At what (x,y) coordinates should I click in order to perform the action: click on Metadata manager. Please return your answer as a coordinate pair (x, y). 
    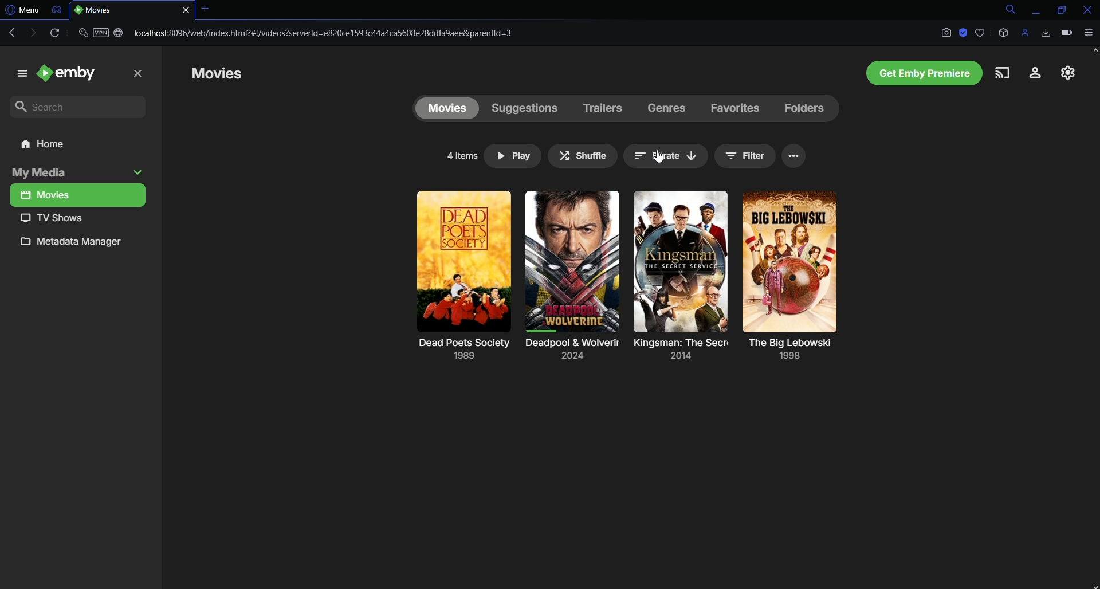
    Looking at the image, I should click on (77, 244).